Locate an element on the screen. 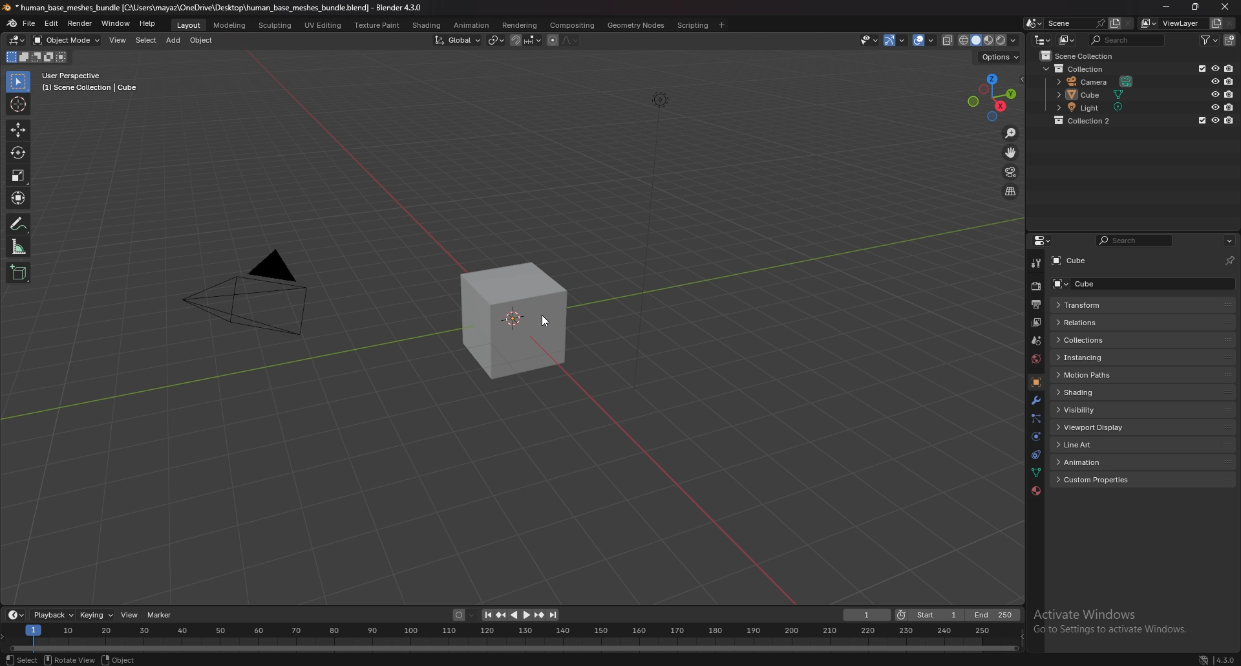 This screenshot has height=666, width=1241. show overlays is located at coordinates (925, 39).